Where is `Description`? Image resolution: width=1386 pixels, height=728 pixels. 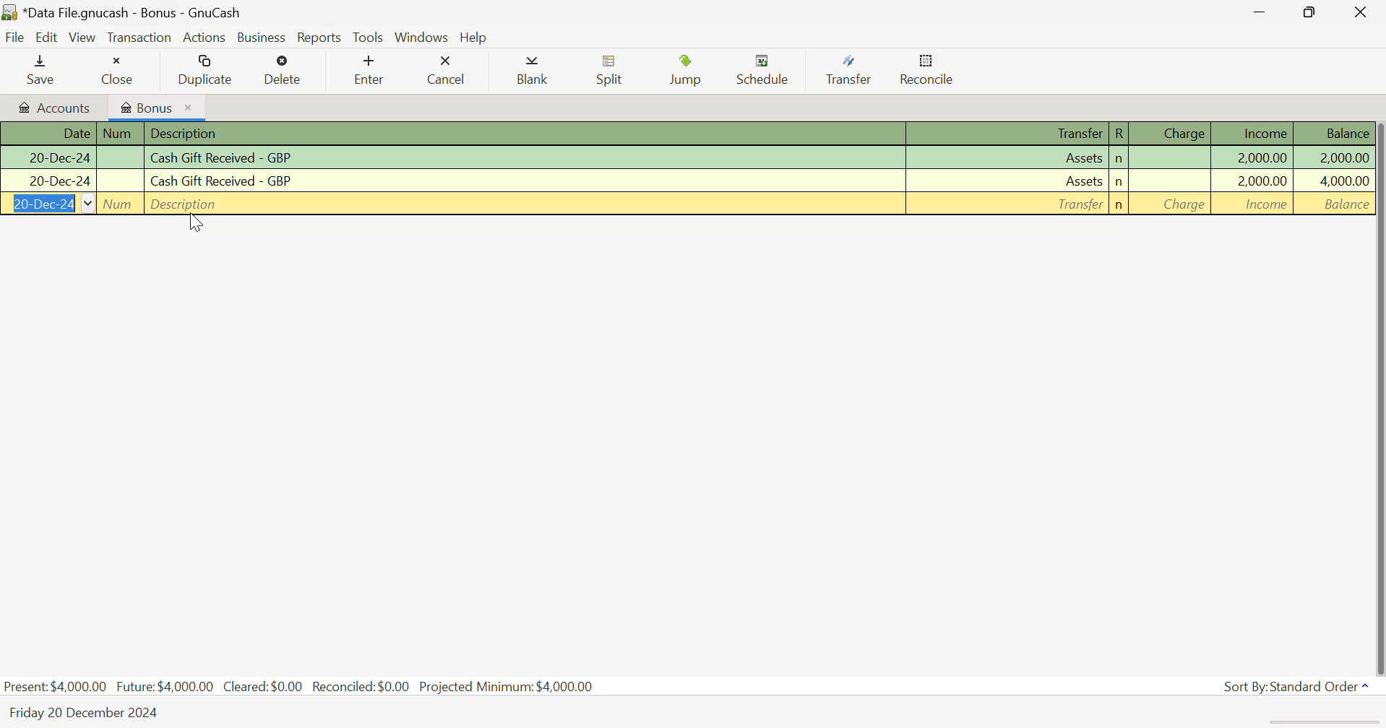
Description is located at coordinates (522, 204).